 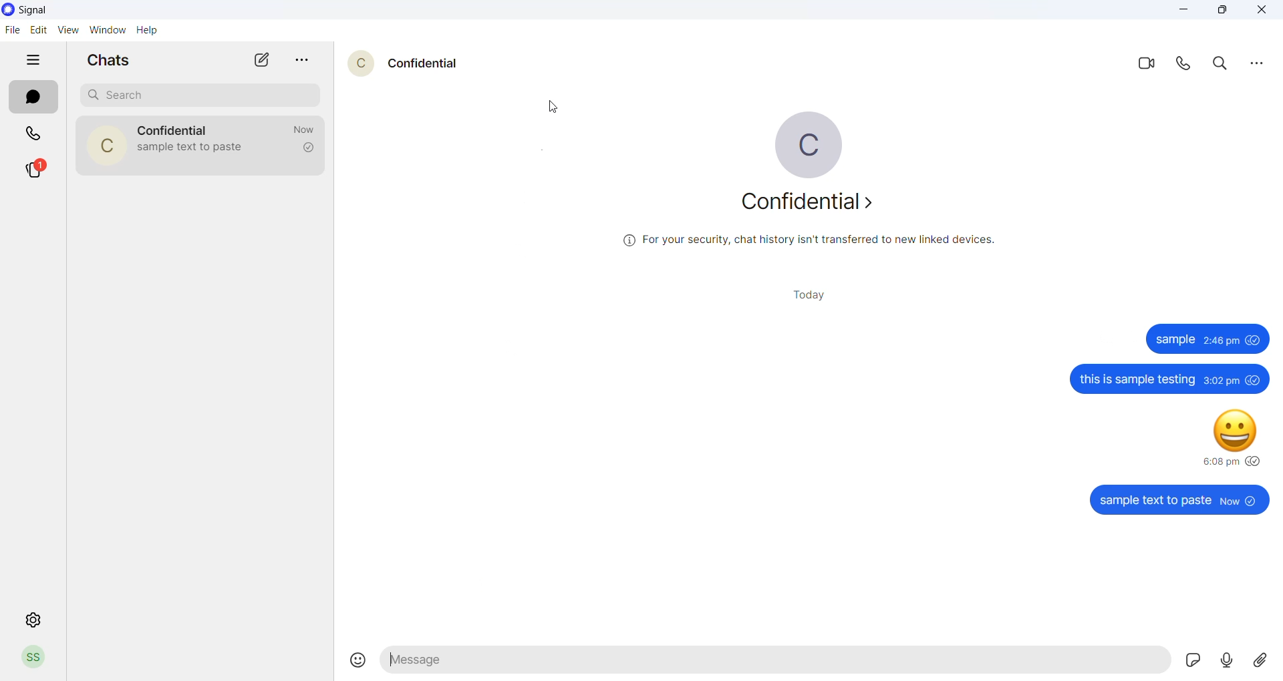 What do you see at coordinates (1266, 661) in the screenshot?
I see `share attachment` at bounding box center [1266, 661].